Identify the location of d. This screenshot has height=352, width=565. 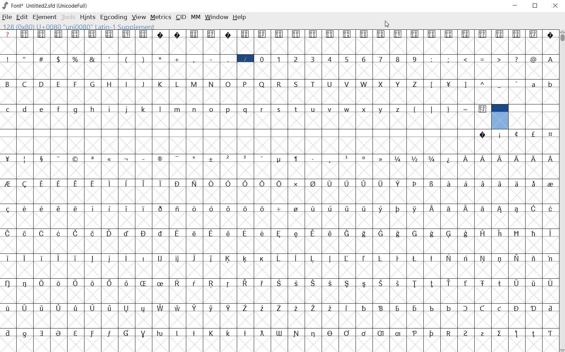
(25, 109).